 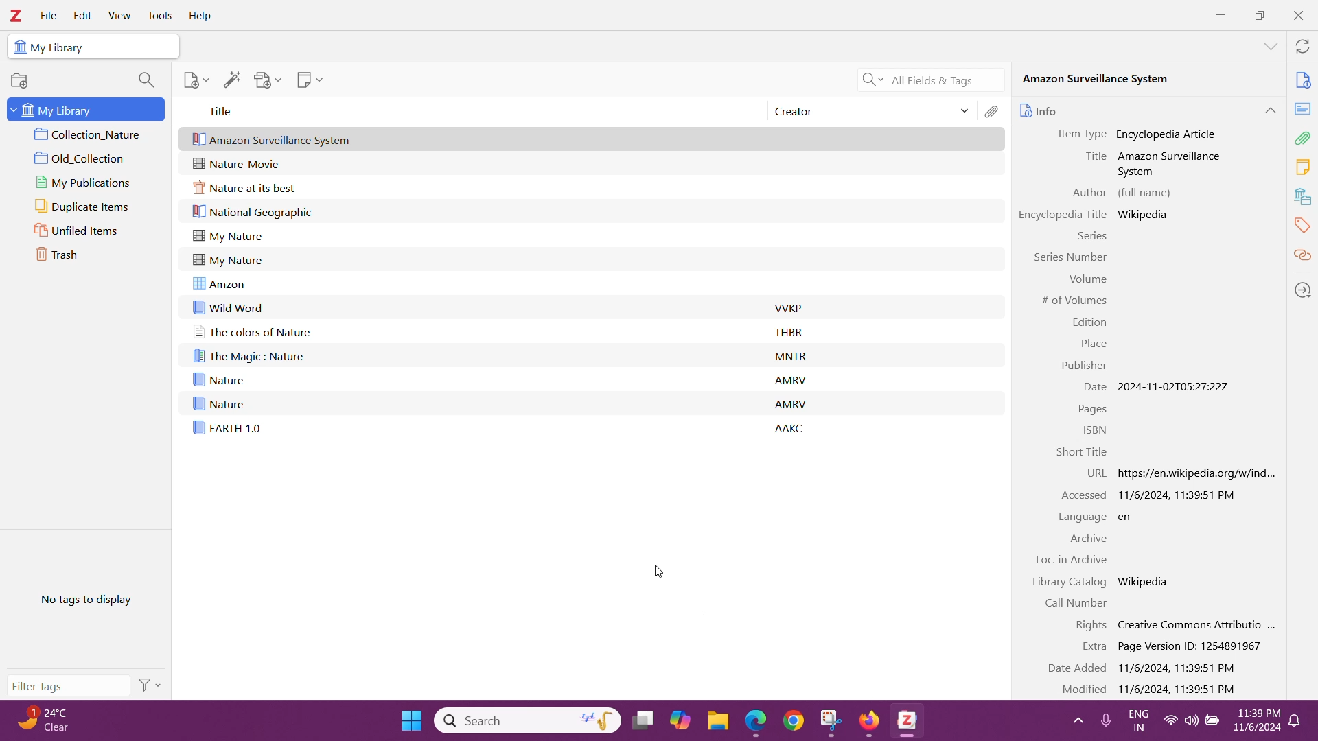 What do you see at coordinates (82, 16) in the screenshot?
I see `Edit` at bounding box center [82, 16].